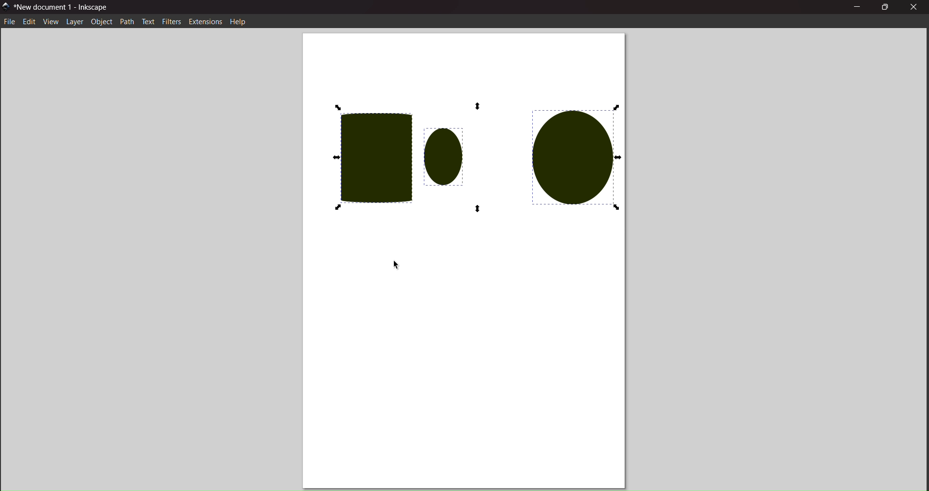 This screenshot has width=929, height=491. What do you see at coordinates (205, 21) in the screenshot?
I see `extension` at bounding box center [205, 21].